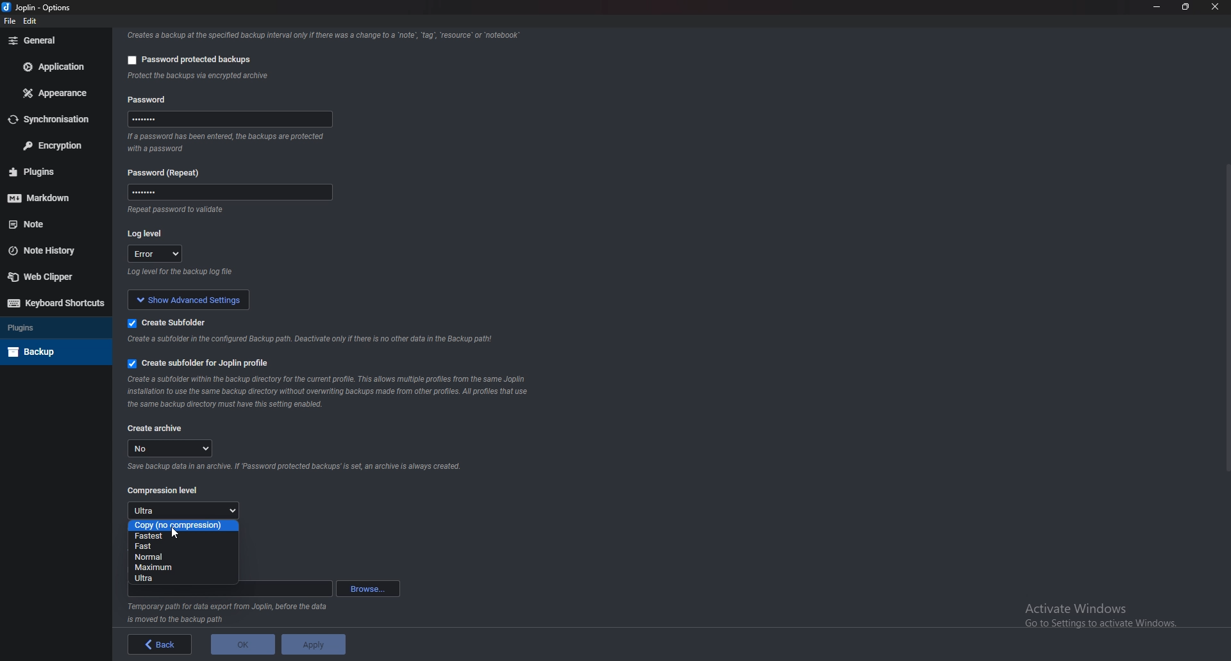 Image resolution: width=1231 pixels, height=661 pixels. Describe the element at coordinates (1215, 8) in the screenshot. I see `close` at that location.